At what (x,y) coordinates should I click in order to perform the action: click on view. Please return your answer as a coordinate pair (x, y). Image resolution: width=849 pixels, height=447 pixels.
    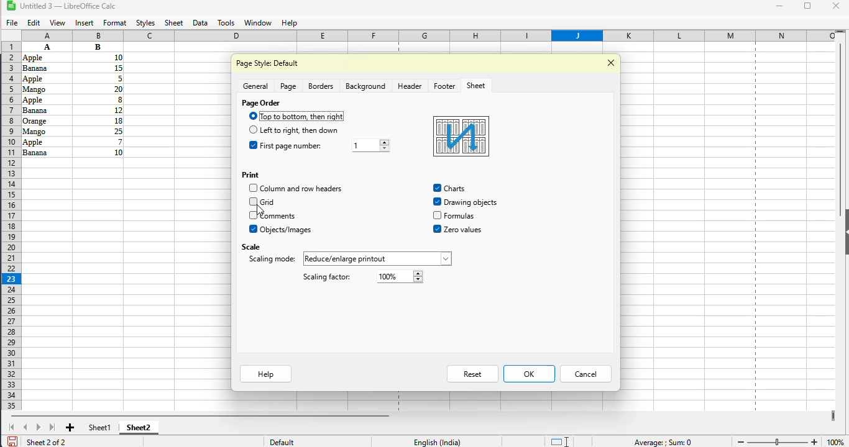
    Looking at the image, I should click on (57, 23).